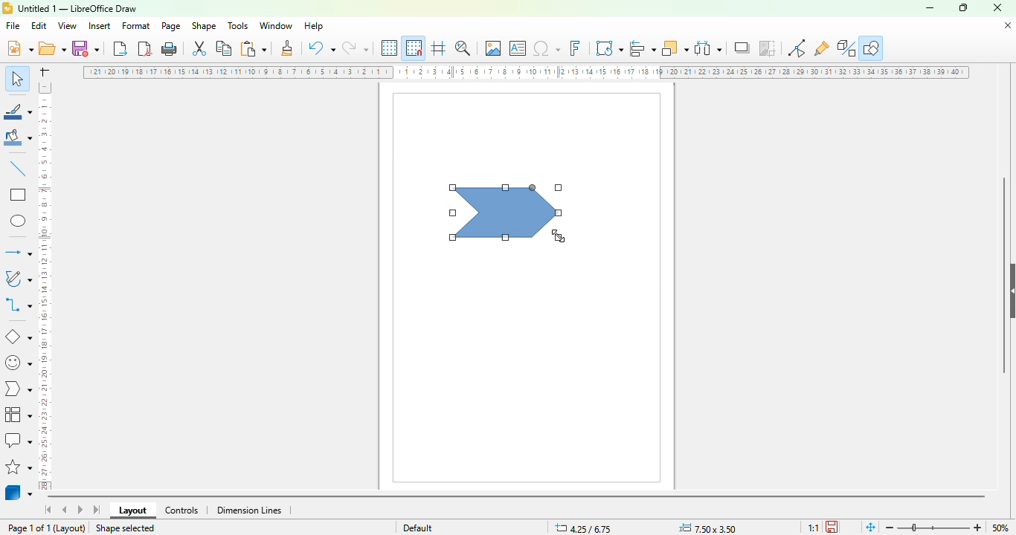  I want to click on arrange, so click(675, 48).